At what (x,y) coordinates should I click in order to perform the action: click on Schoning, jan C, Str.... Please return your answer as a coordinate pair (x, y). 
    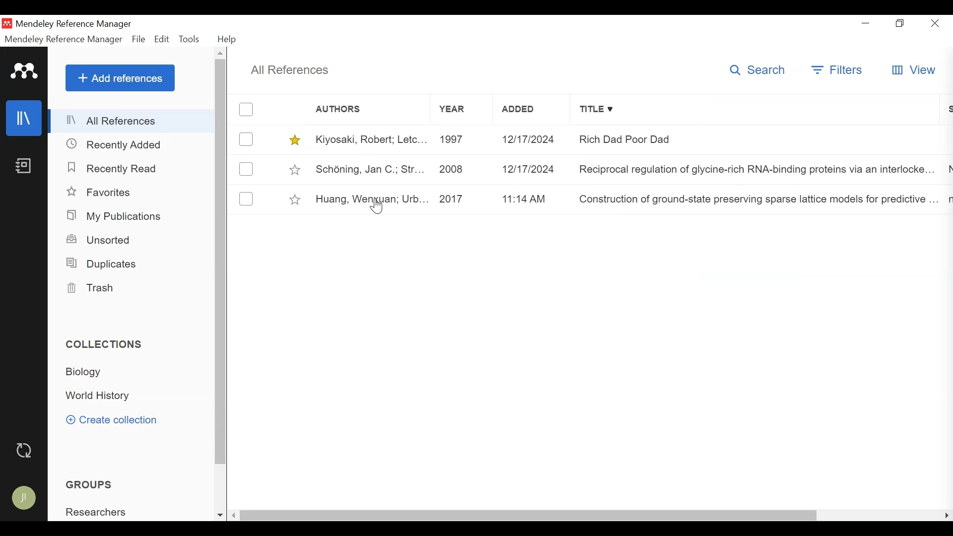
    Looking at the image, I should click on (366, 168).